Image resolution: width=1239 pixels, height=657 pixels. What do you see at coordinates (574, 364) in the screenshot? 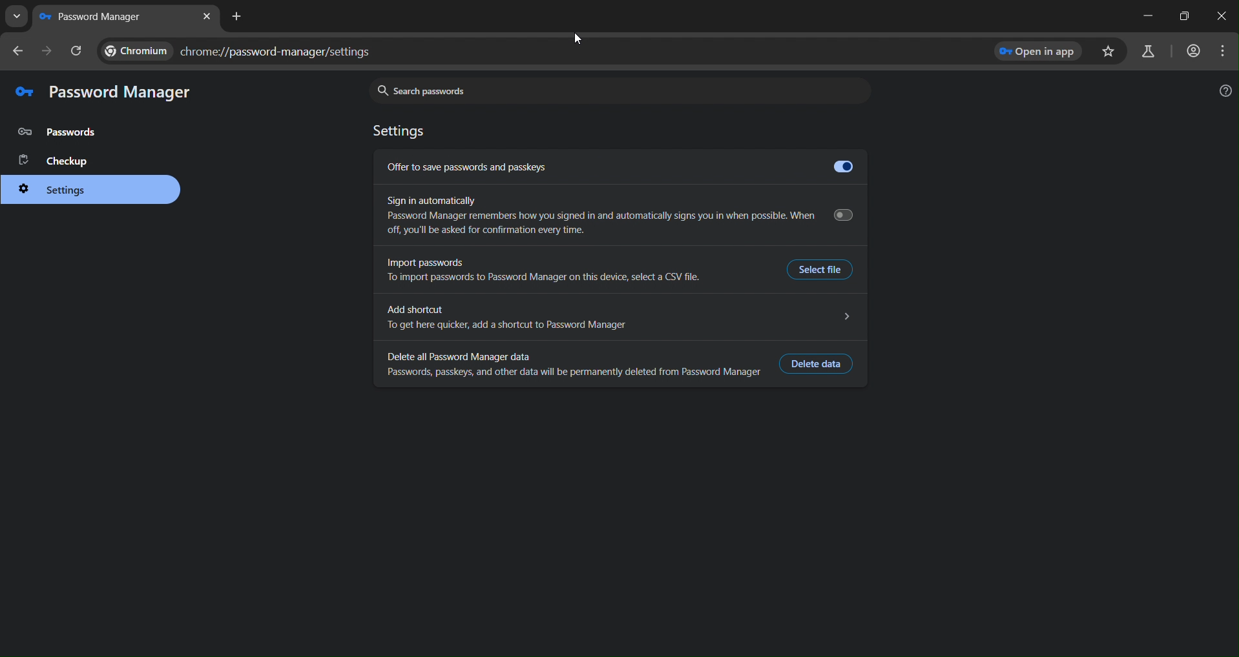
I see `Delete all Password Manager data
Passwords, passkeys, and other data will be permanently deleted from Password Manager` at bounding box center [574, 364].